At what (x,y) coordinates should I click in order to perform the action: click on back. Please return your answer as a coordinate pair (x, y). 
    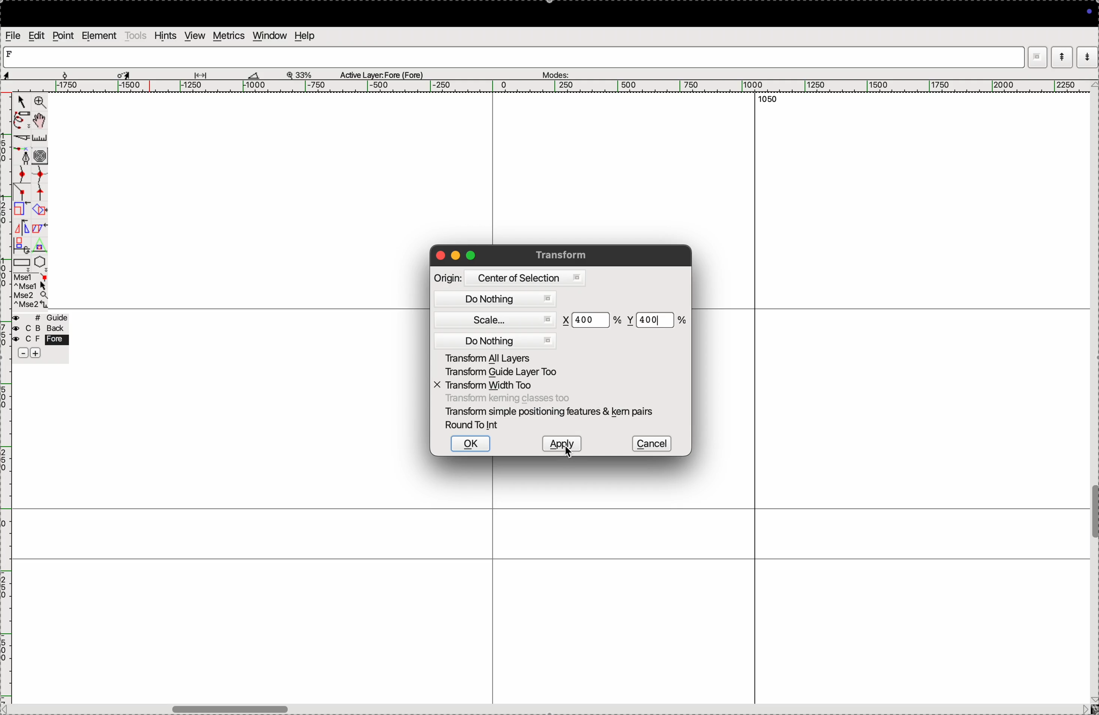
    Looking at the image, I should click on (38, 329).